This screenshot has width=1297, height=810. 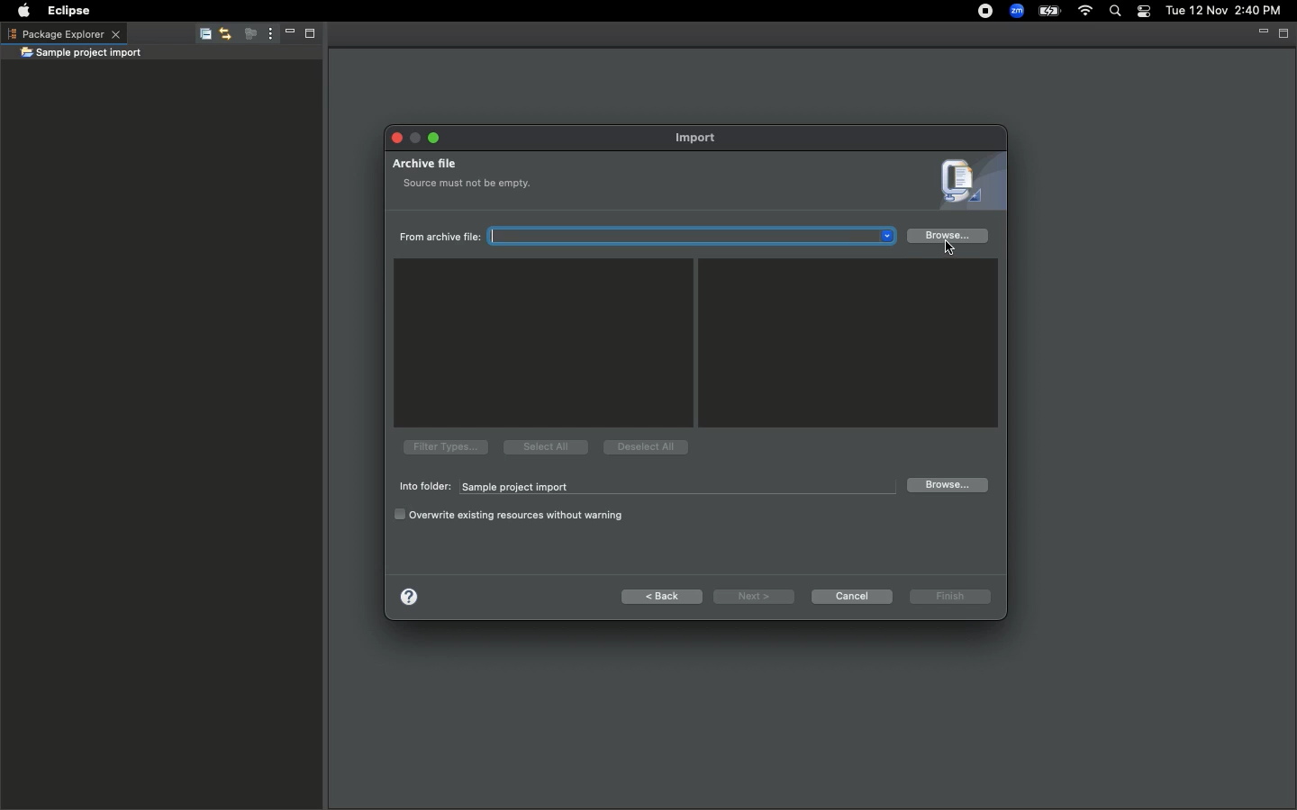 I want to click on File types, so click(x=443, y=446).